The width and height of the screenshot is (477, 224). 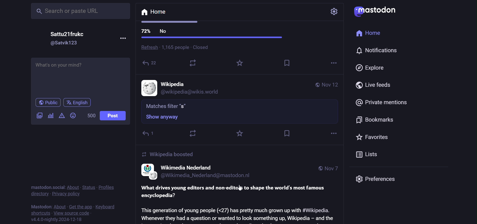 I want to click on privacy policy, so click(x=67, y=194).